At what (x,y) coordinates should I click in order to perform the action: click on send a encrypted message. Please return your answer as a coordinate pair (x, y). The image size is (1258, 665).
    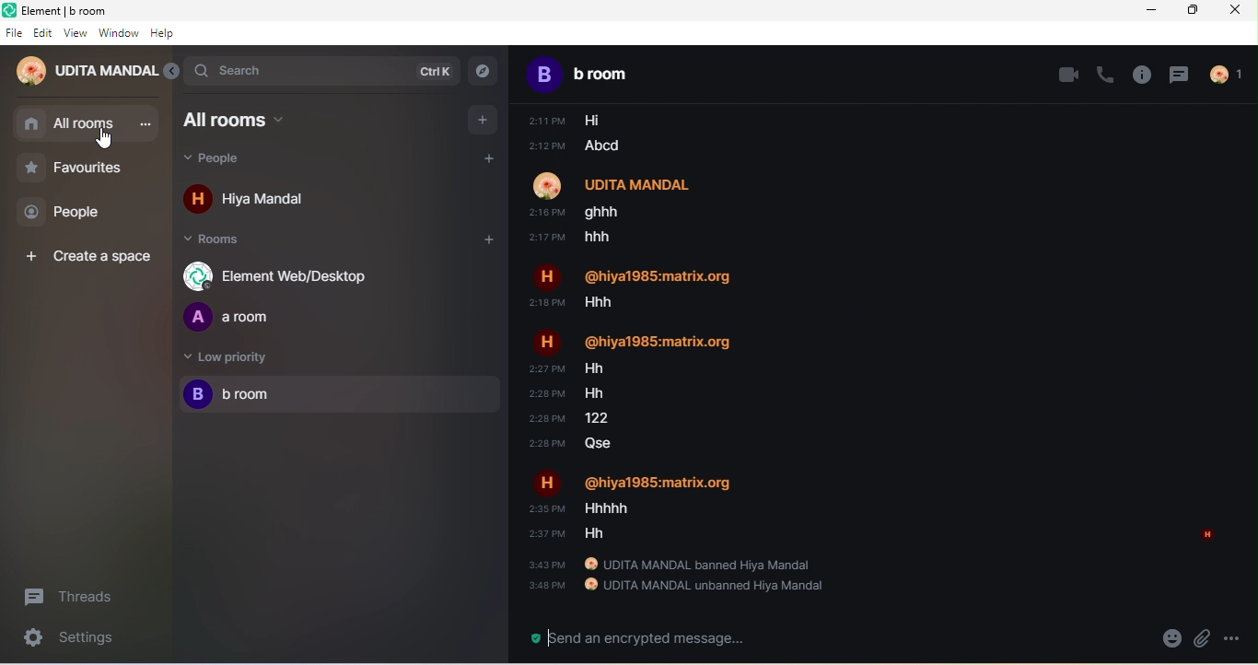
    Looking at the image, I should click on (631, 639).